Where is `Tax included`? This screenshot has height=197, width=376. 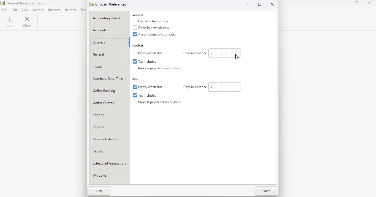
Tax included is located at coordinates (144, 61).